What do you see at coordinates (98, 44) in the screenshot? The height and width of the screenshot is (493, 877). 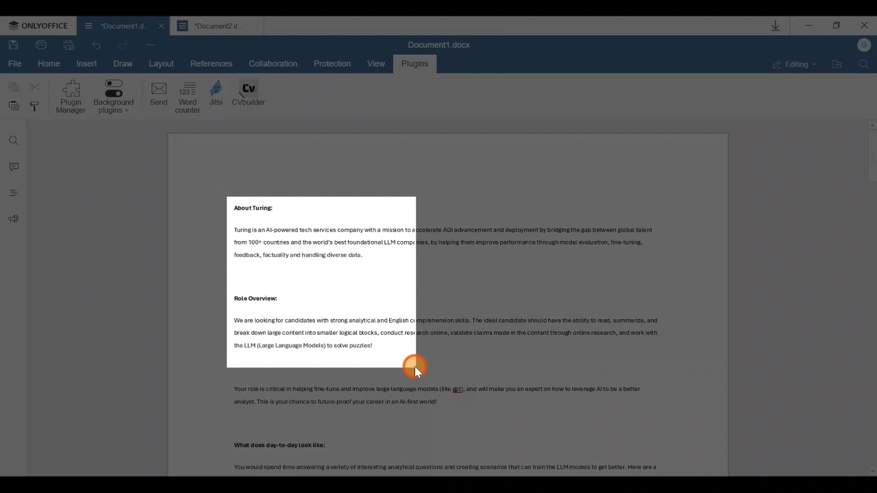 I see `Redo` at bounding box center [98, 44].